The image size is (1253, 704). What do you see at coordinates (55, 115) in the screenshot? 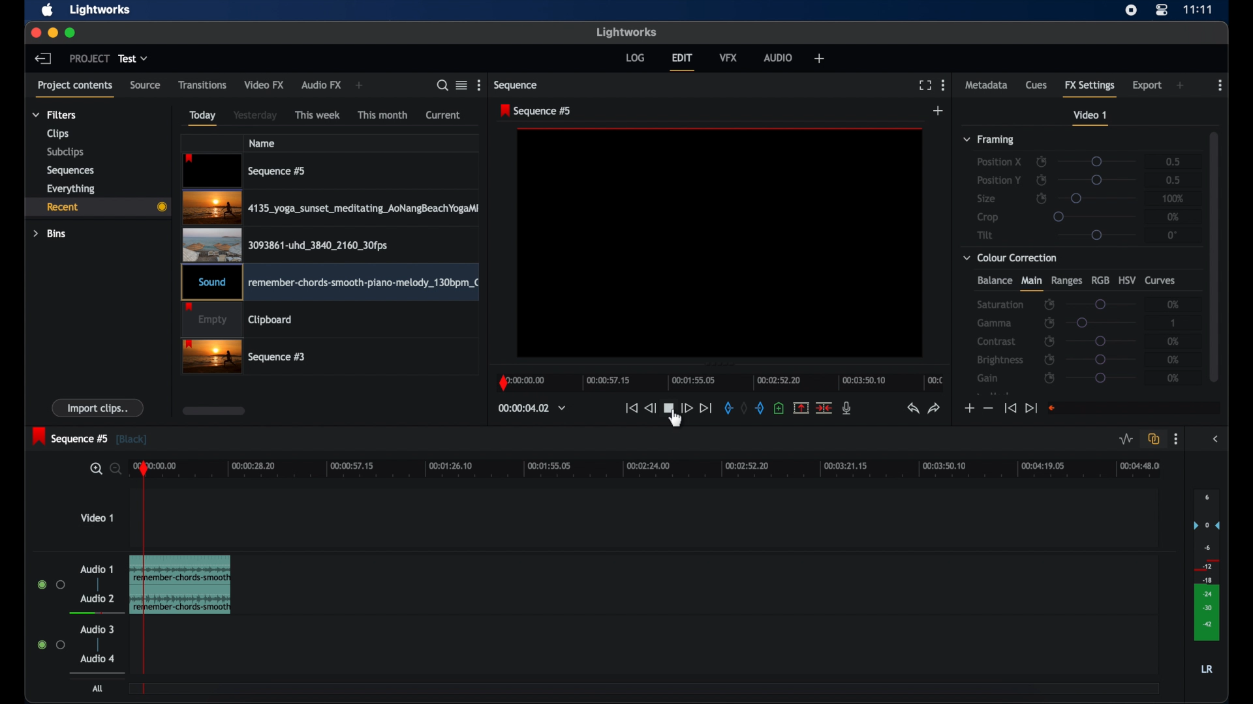
I see `filters` at bounding box center [55, 115].